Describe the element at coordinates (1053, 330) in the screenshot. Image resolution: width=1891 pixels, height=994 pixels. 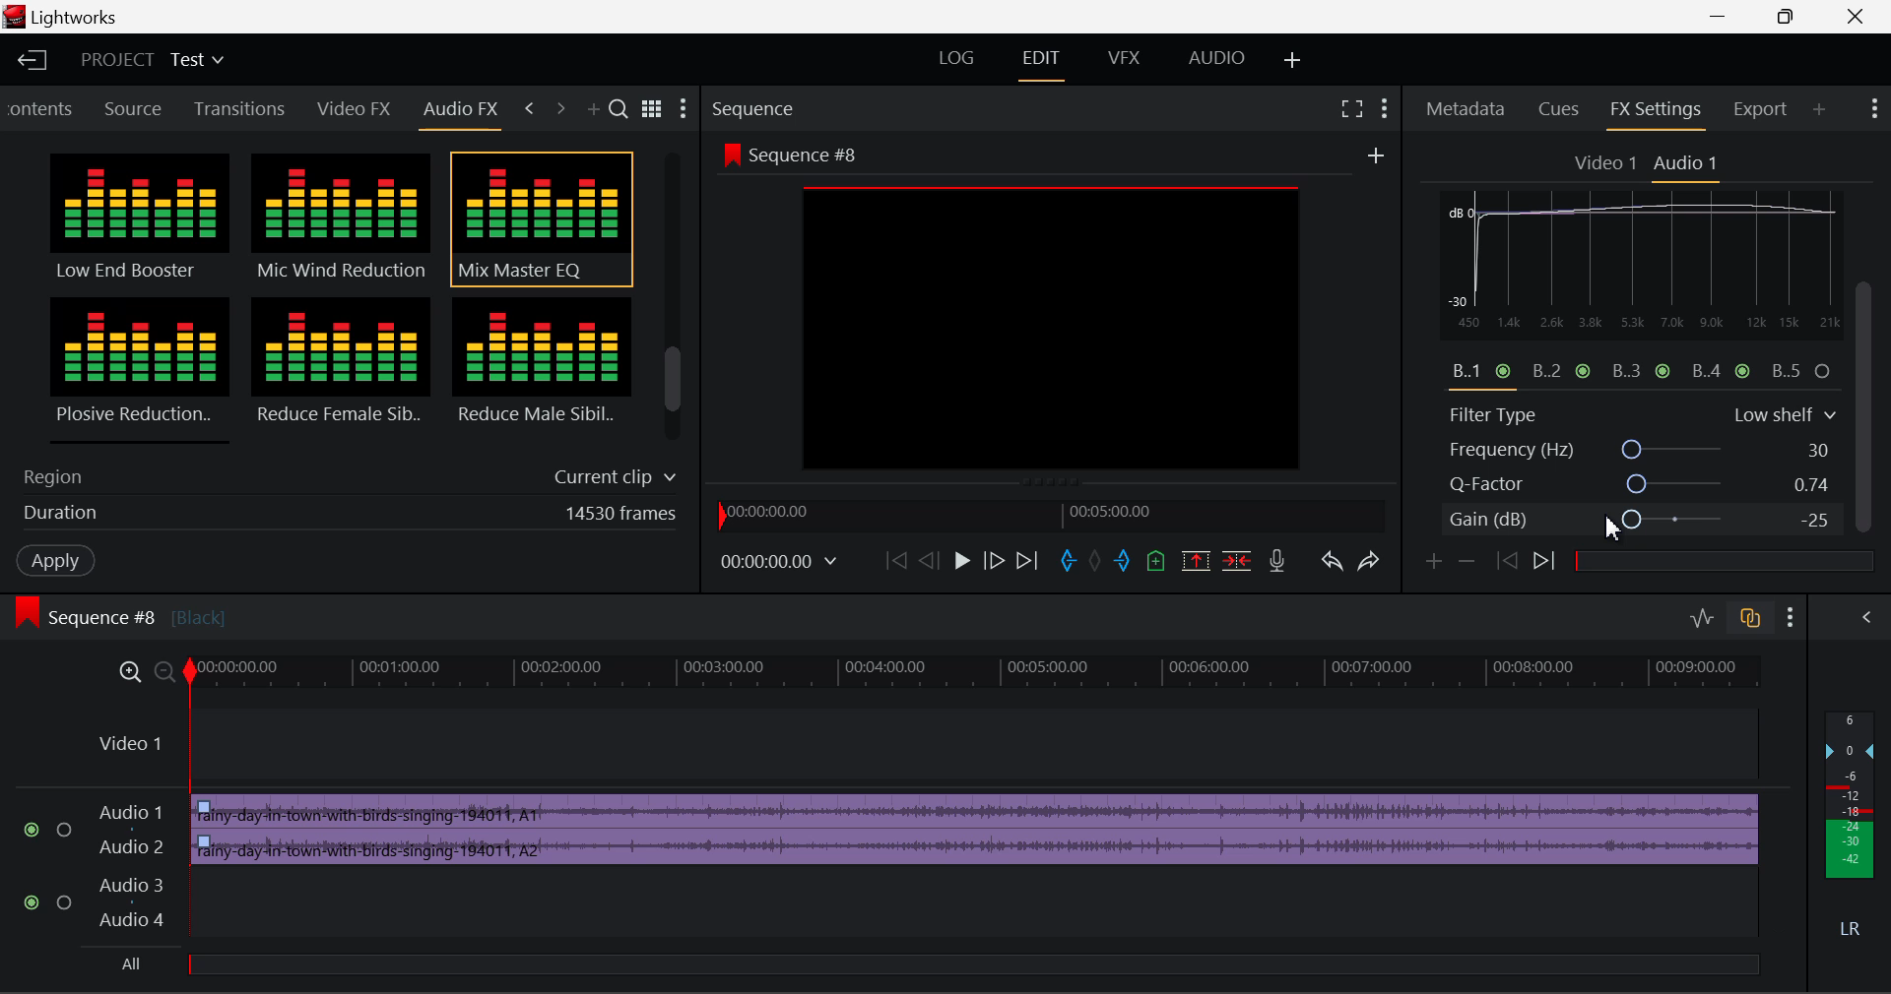
I see `preview` at that location.